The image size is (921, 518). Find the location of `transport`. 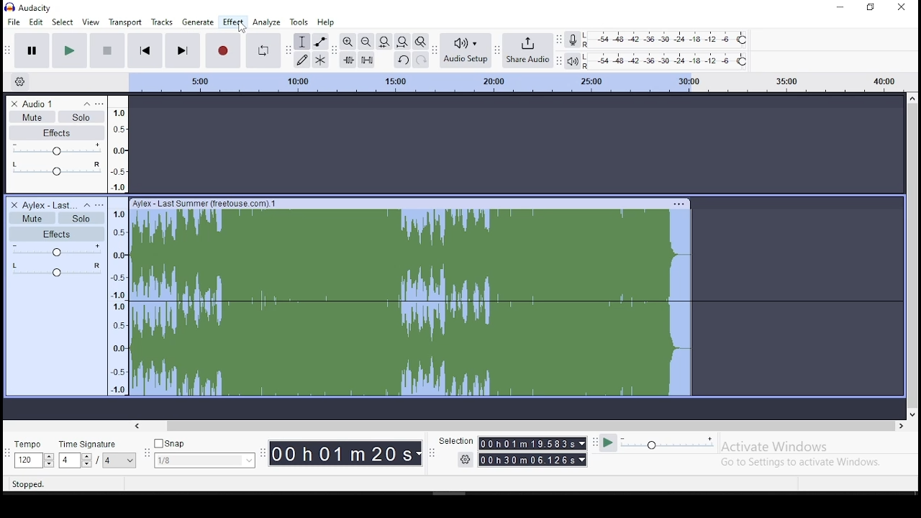

transport is located at coordinates (128, 21).